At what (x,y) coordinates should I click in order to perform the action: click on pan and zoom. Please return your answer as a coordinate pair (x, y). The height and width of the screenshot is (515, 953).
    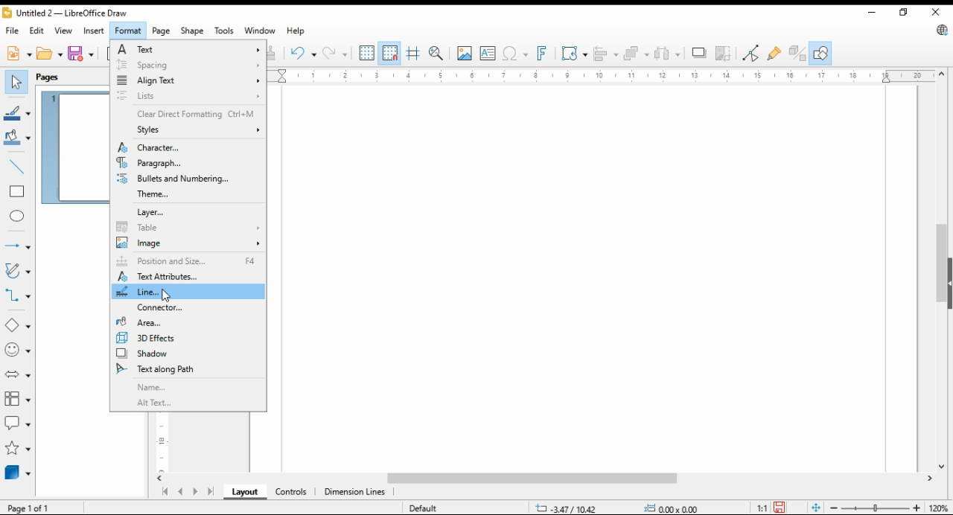
    Looking at the image, I should click on (437, 54).